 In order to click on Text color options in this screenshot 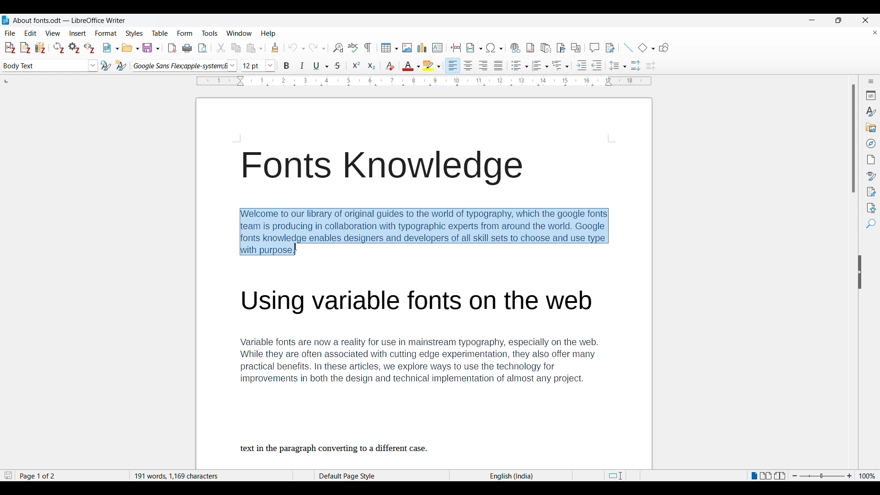, I will do `click(412, 66)`.